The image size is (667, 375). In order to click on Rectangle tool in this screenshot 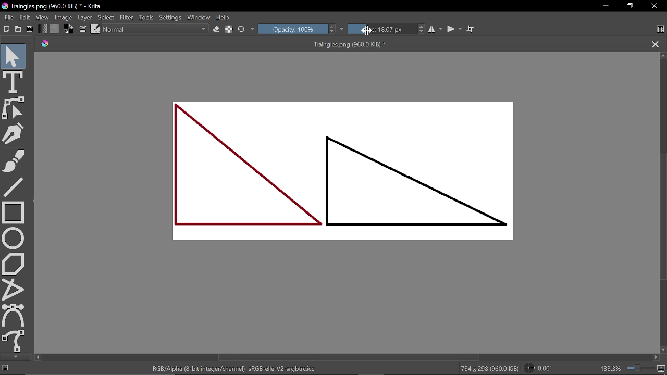, I will do `click(15, 213)`.